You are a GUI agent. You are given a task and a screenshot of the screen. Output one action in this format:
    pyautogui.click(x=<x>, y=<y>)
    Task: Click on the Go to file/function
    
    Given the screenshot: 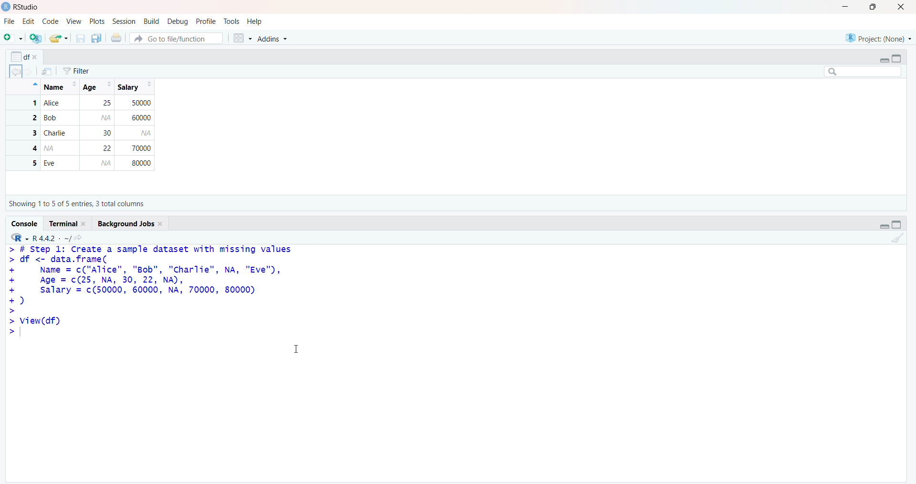 What is the action you would take?
    pyautogui.click(x=177, y=38)
    